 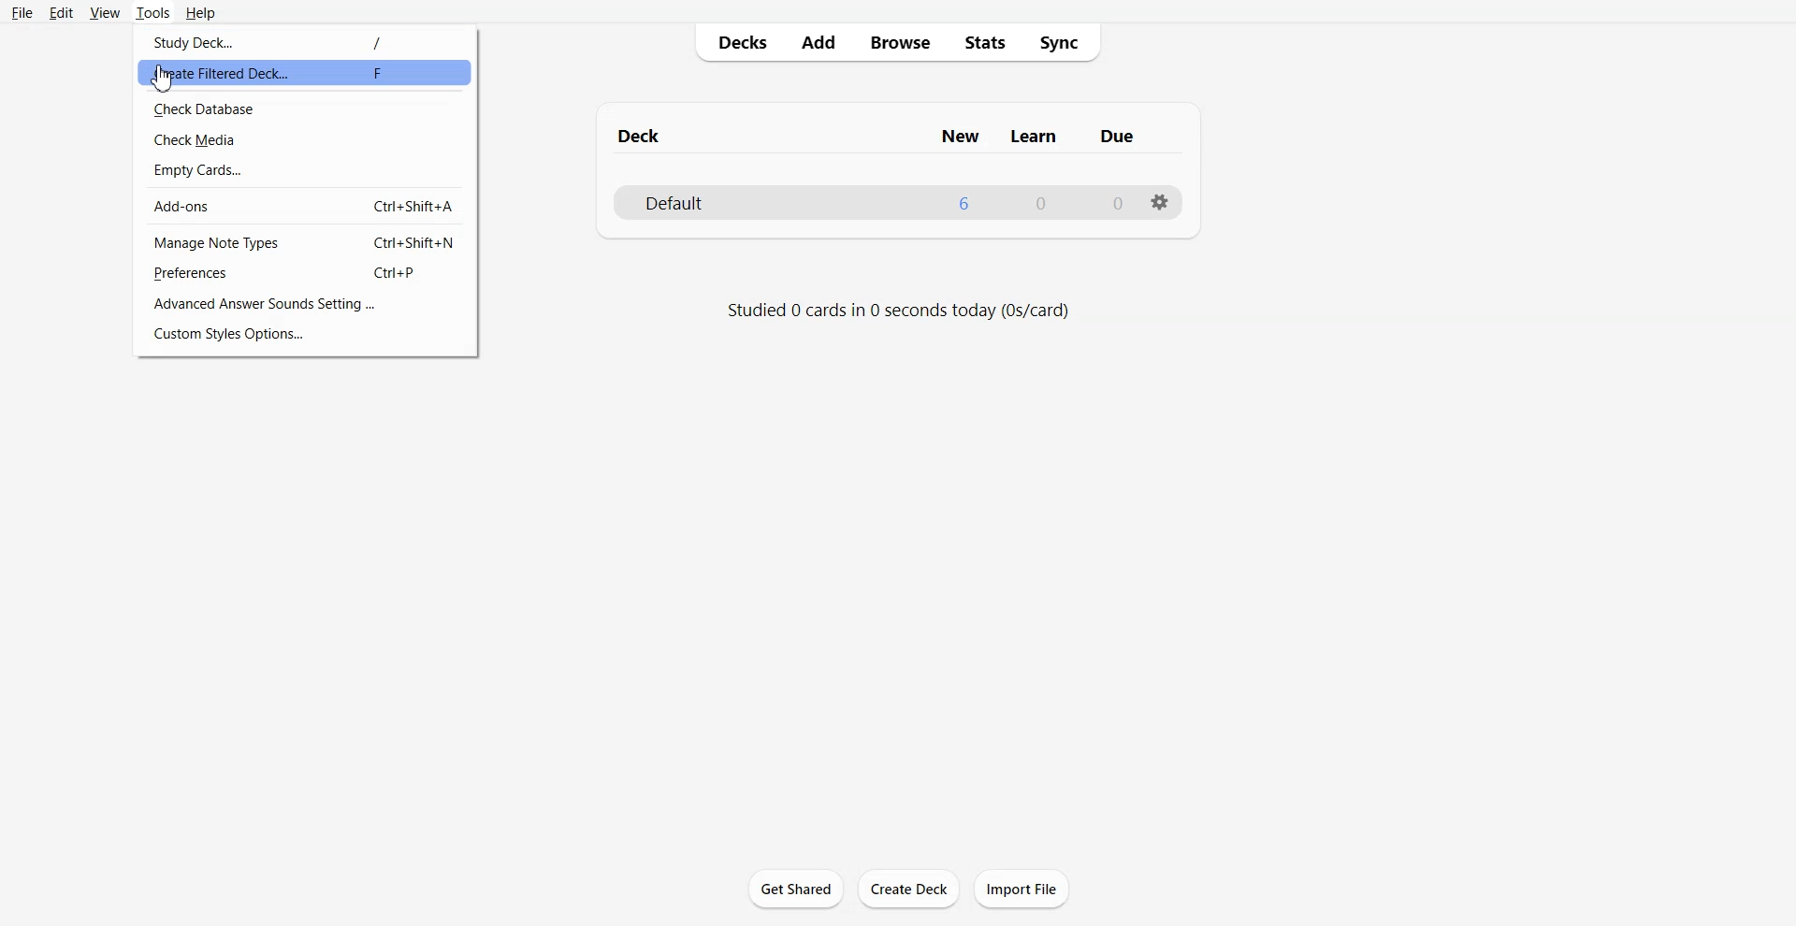 I want to click on Check Media, so click(x=306, y=138).